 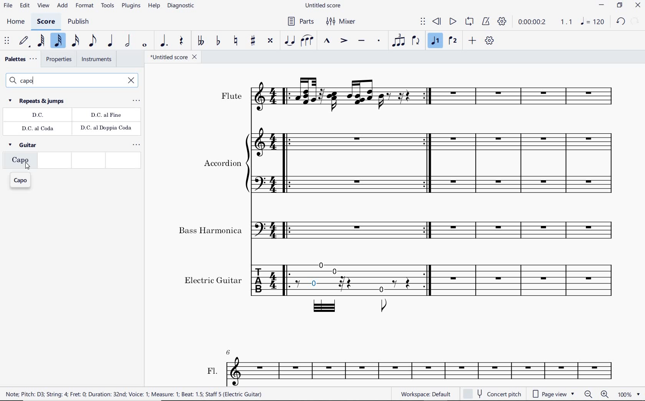 What do you see at coordinates (175, 58) in the screenshot?
I see `file name` at bounding box center [175, 58].